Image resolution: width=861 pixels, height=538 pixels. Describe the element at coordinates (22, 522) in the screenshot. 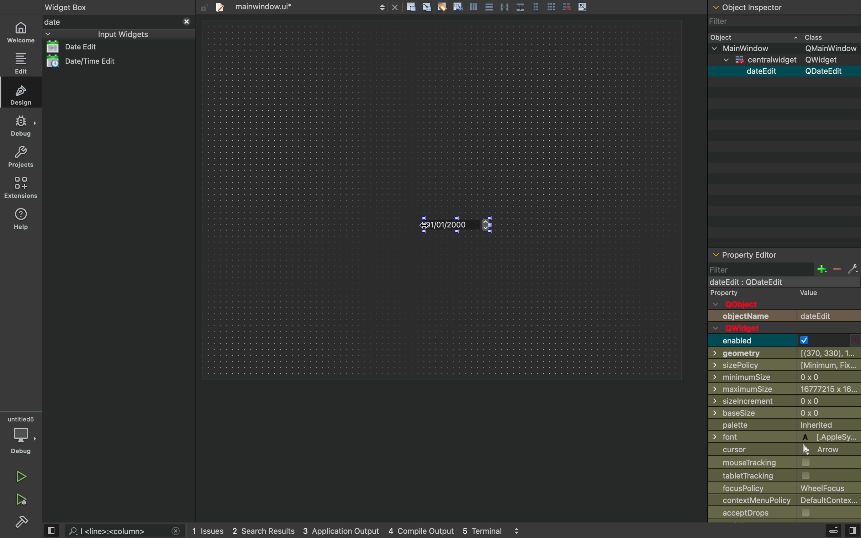

I see `build` at that location.